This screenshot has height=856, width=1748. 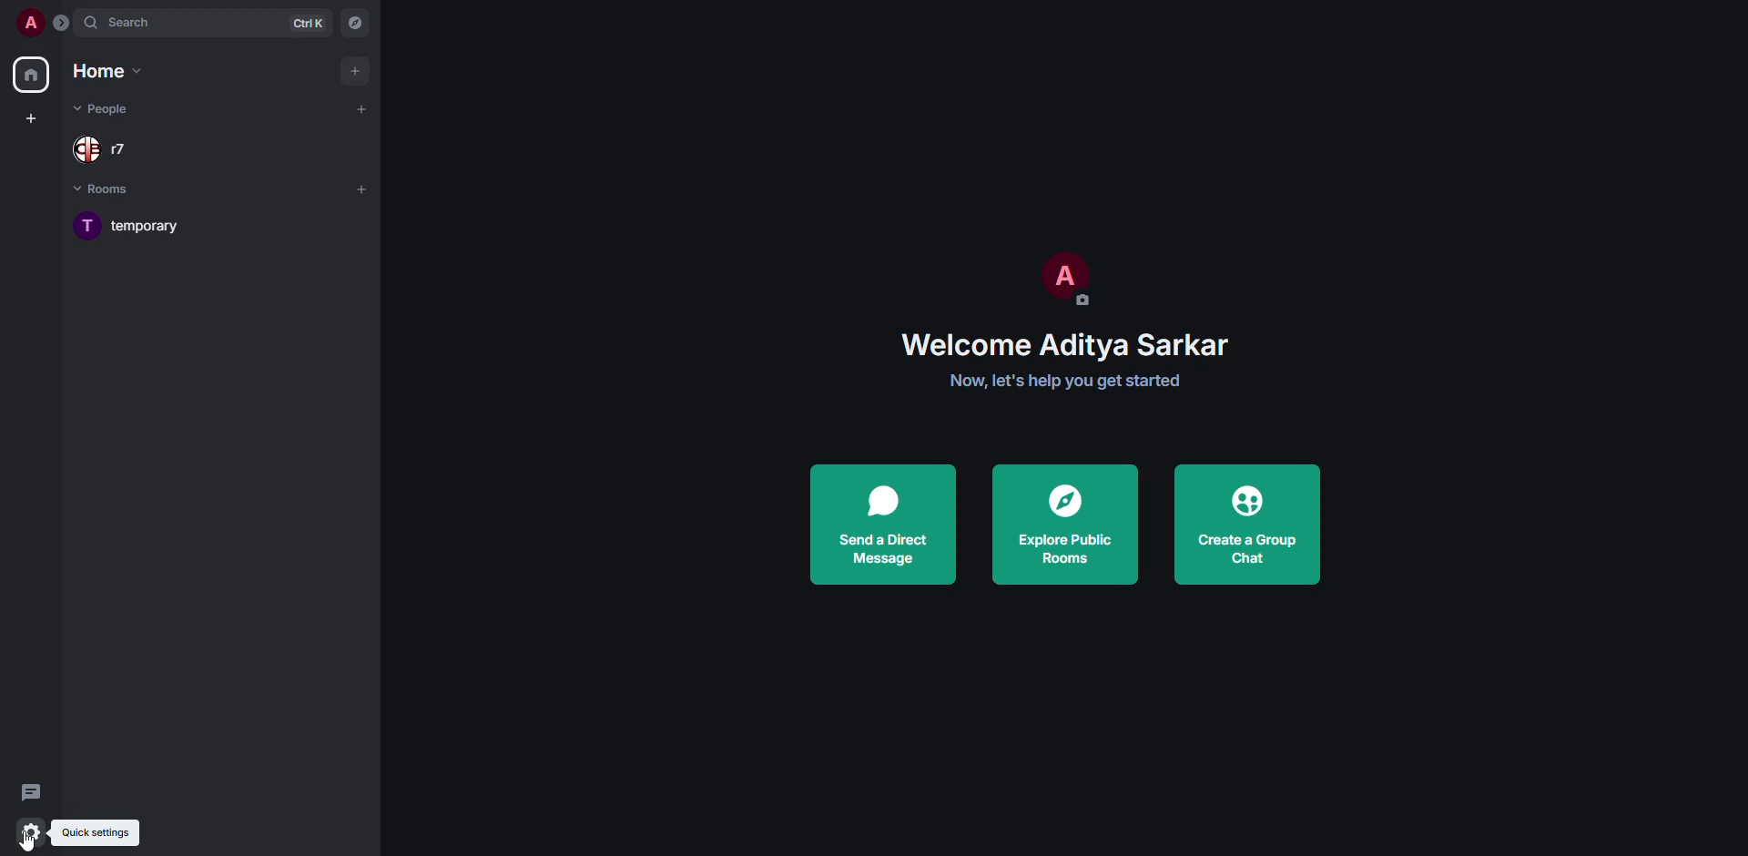 I want to click on quick settings, so click(x=111, y=831).